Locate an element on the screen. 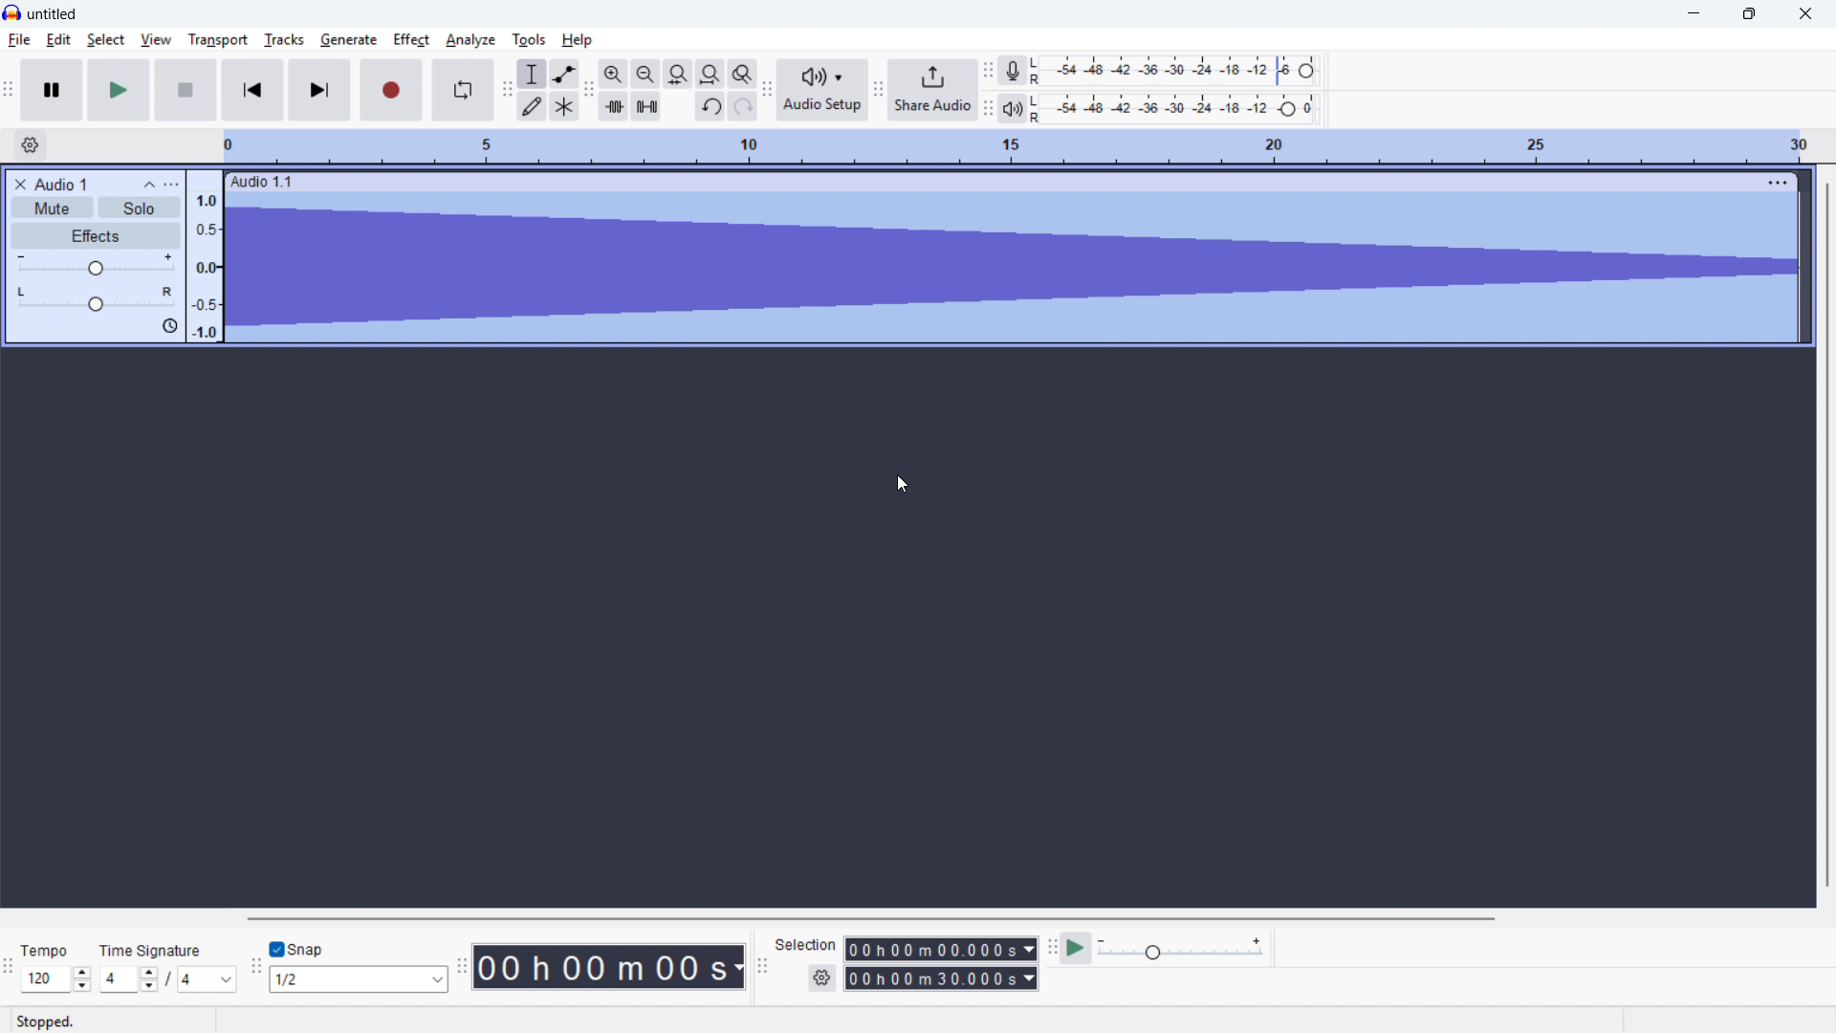 The width and height of the screenshot is (1836, 1033). Silence audio selection  is located at coordinates (645, 105).